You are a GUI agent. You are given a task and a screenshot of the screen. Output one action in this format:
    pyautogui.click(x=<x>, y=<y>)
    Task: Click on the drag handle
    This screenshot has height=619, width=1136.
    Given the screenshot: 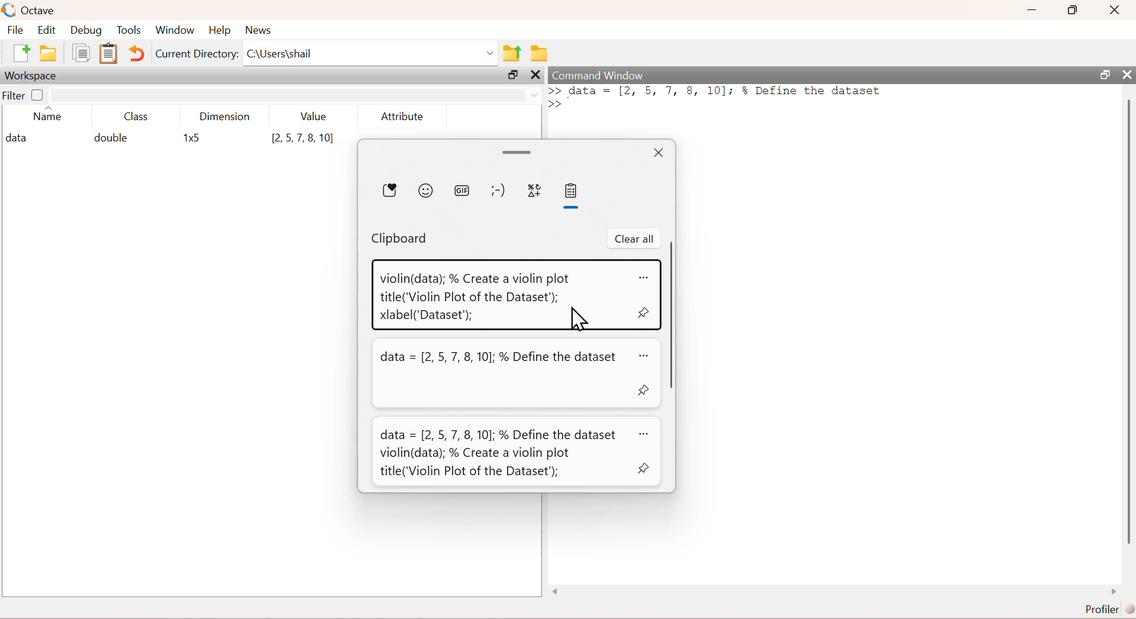 What is the action you would take?
    pyautogui.click(x=518, y=153)
    